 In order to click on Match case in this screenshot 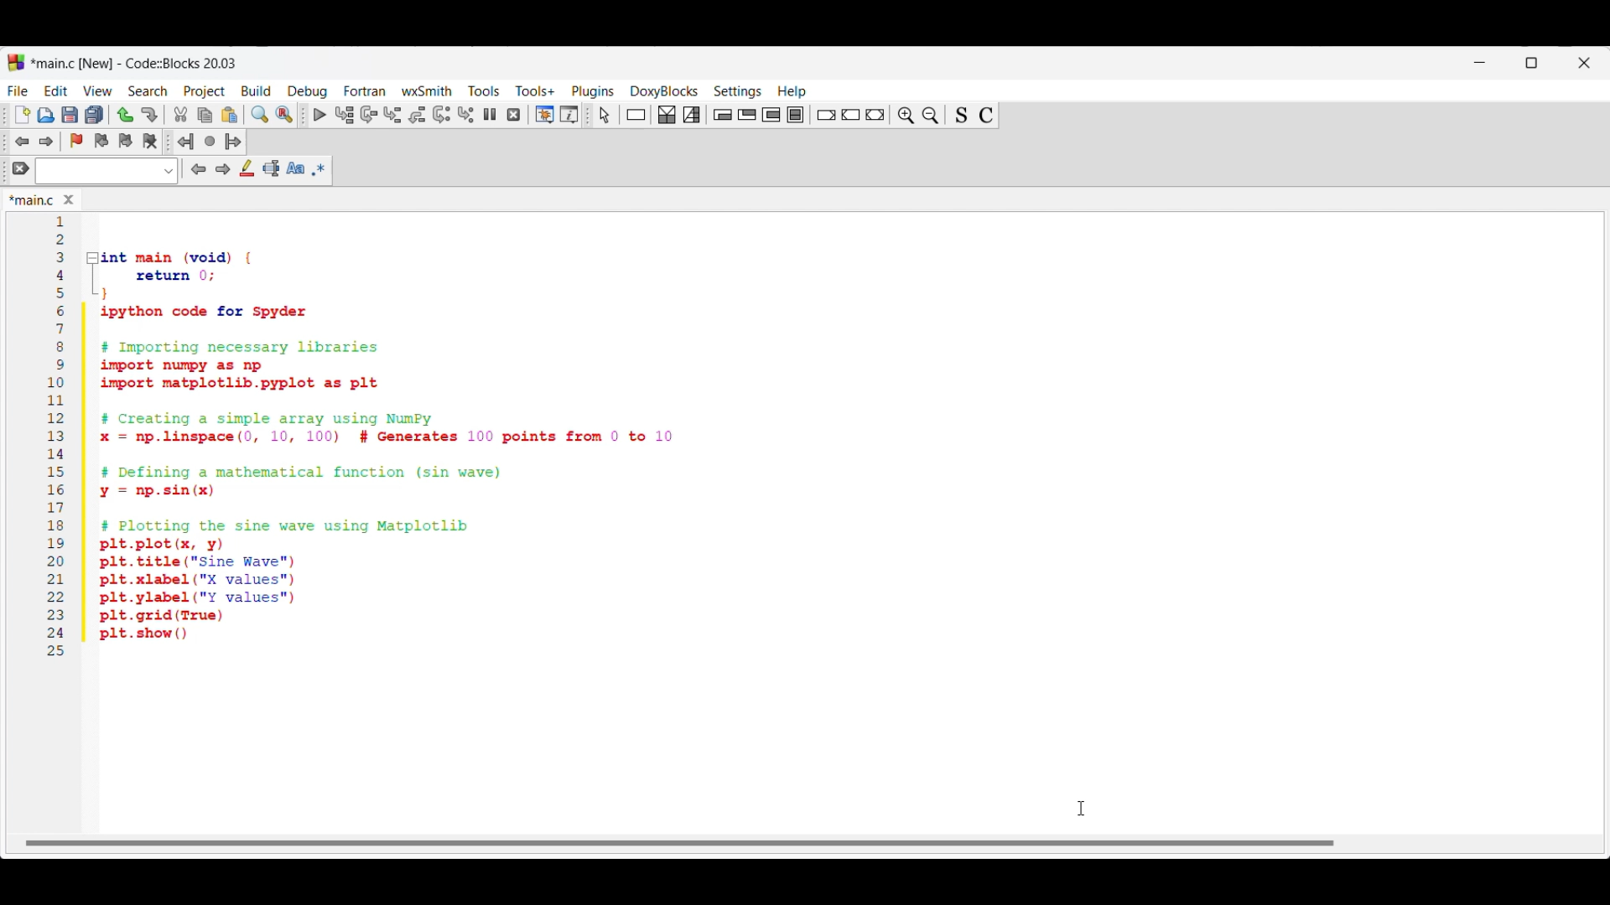, I will do `click(295, 168)`.